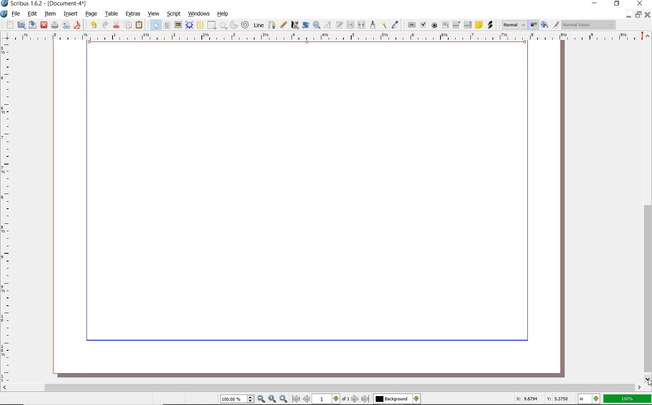 Image resolution: width=652 pixels, height=405 pixels. I want to click on insert, so click(71, 14).